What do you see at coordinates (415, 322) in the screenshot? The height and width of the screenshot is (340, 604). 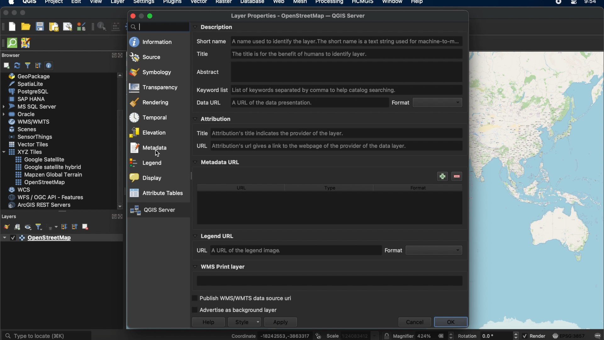 I see `cancel` at bounding box center [415, 322].